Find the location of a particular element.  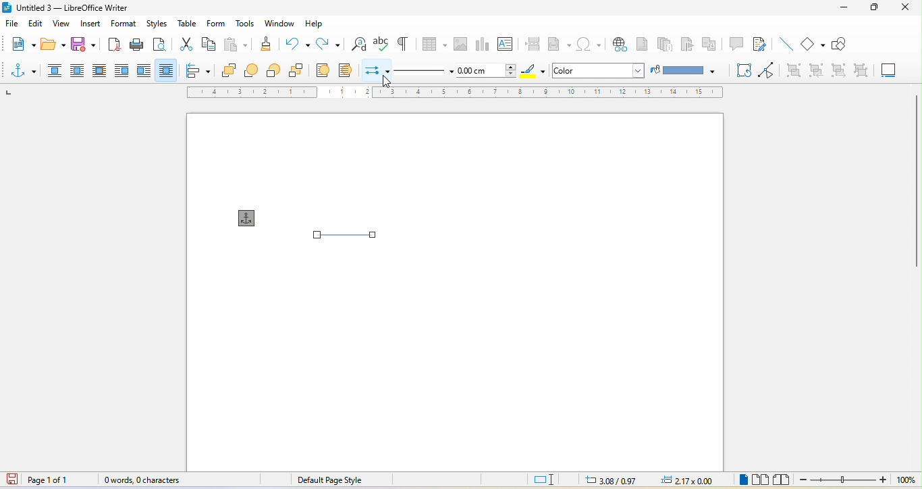

show track changes function is located at coordinates (765, 45).